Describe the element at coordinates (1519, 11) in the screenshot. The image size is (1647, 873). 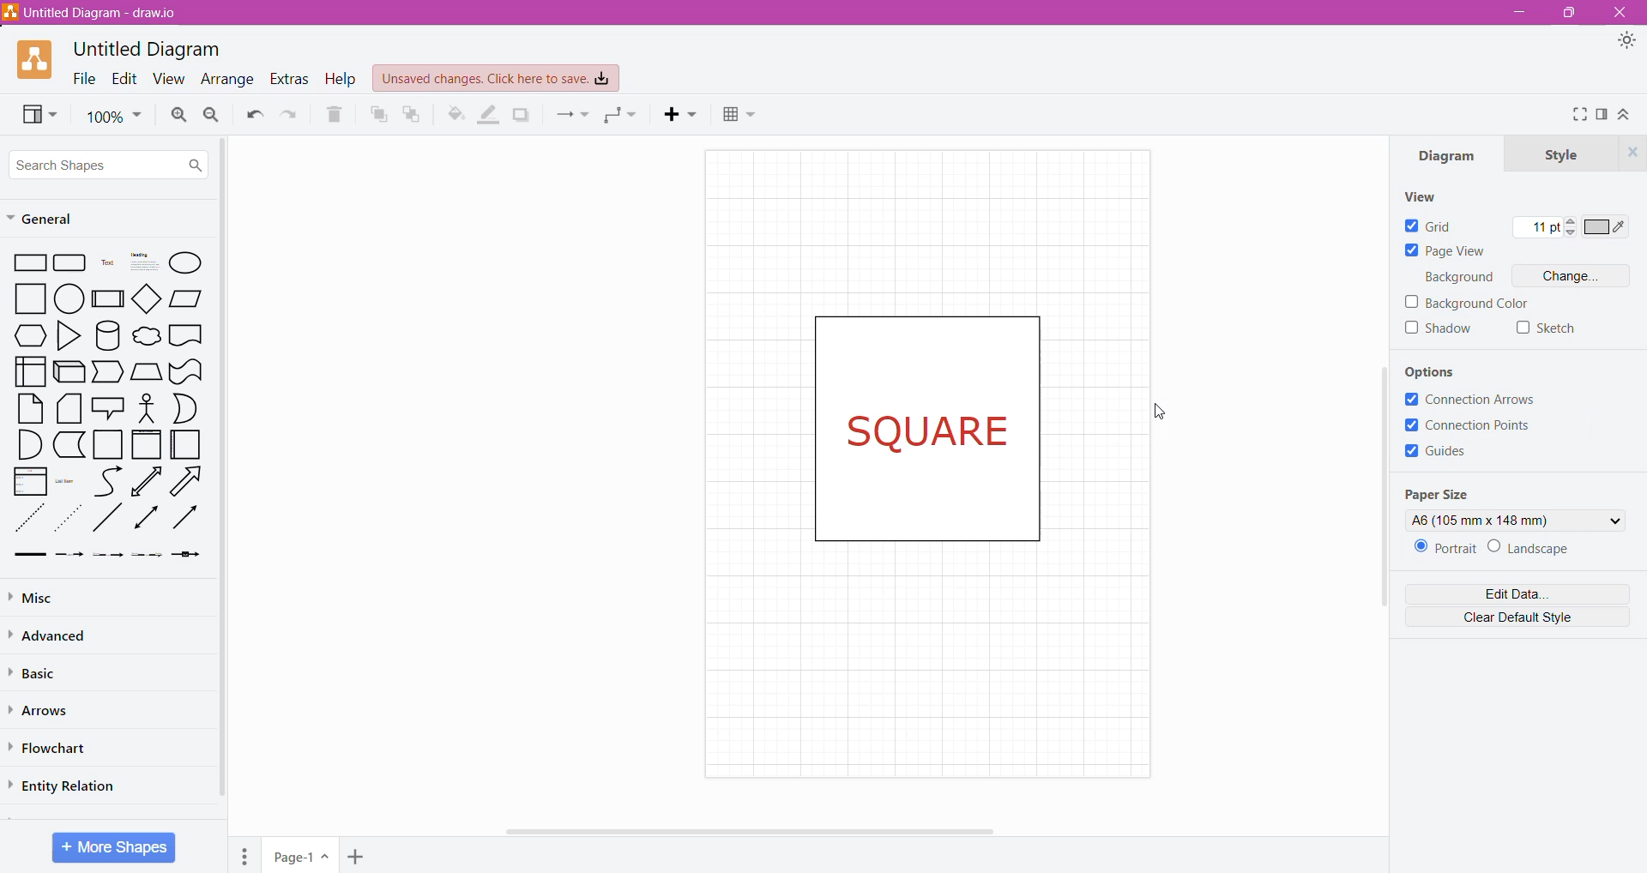
I see `Minimize` at that location.